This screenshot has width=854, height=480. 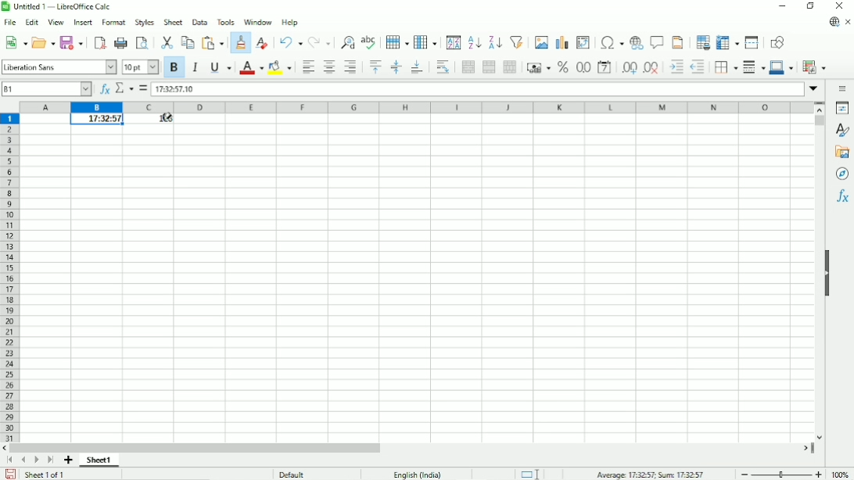 What do you see at coordinates (346, 41) in the screenshot?
I see `Find and replace` at bounding box center [346, 41].